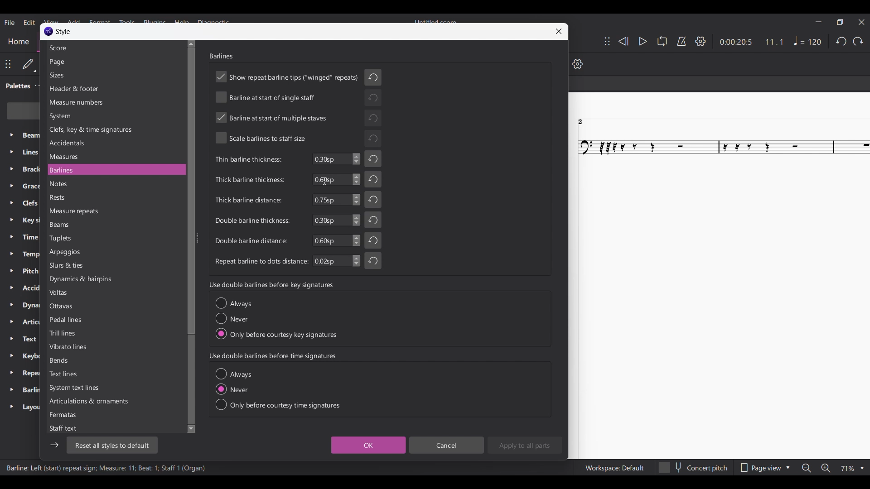 Image resolution: width=870 pixels, height=489 pixels. Describe the element at coordinates (819, 22) in the screenshot. I see `Minimize` at that location.